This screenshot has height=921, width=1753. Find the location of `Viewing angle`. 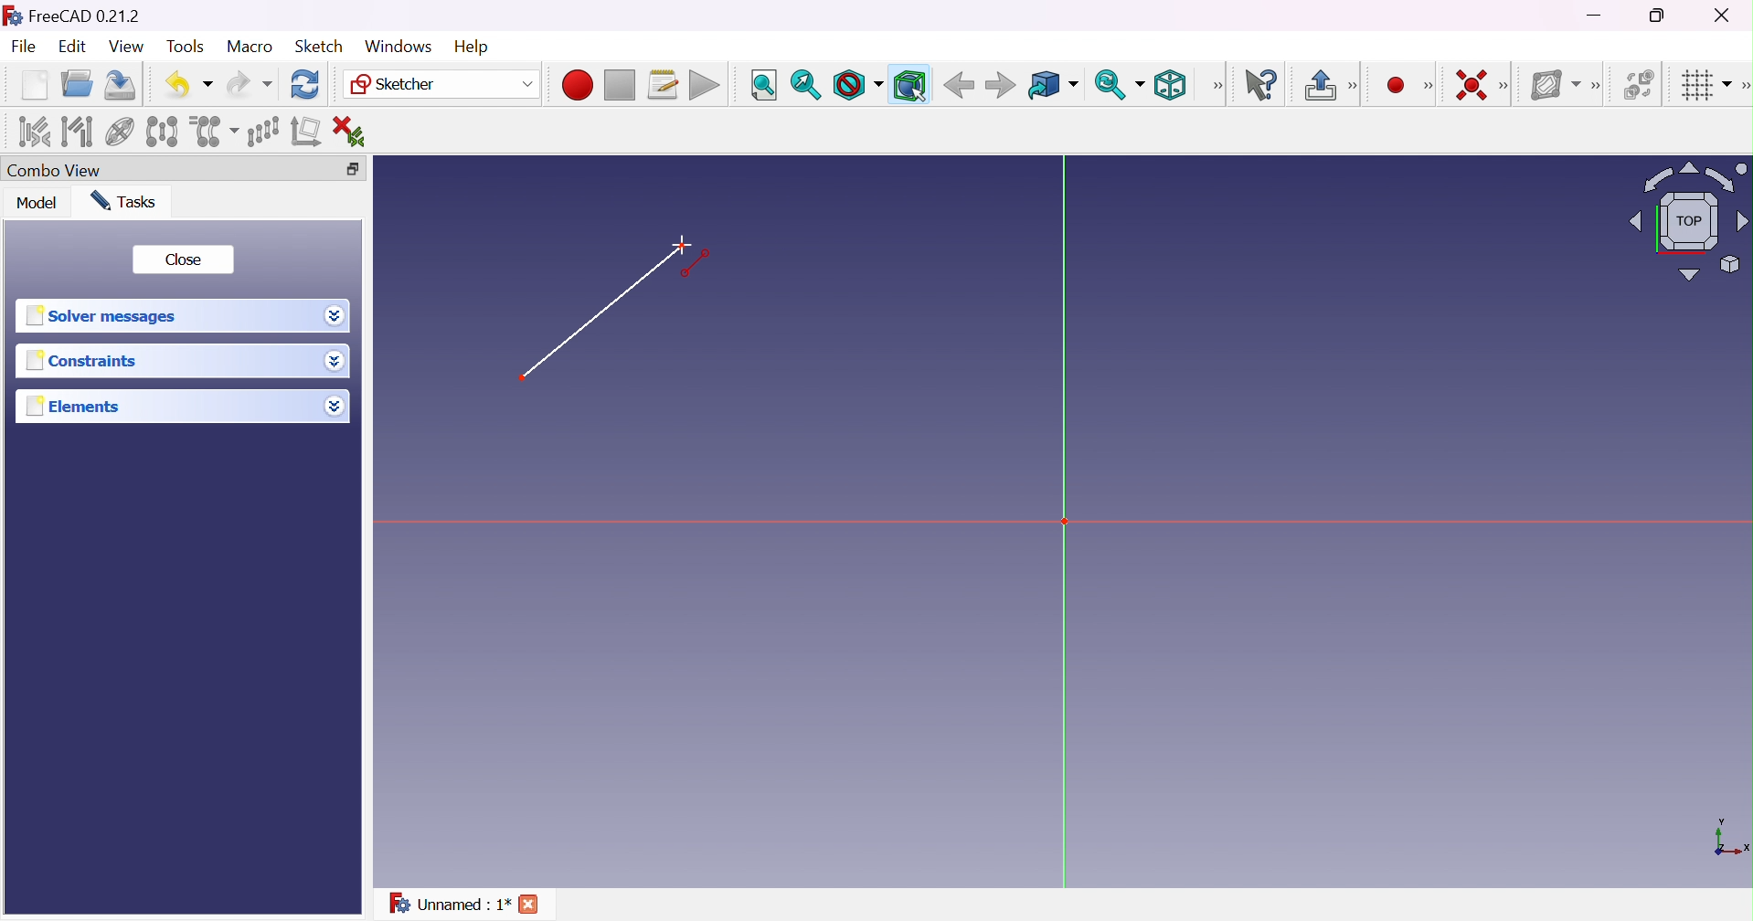

Viewing angle is located at coordinates (1691, 220).